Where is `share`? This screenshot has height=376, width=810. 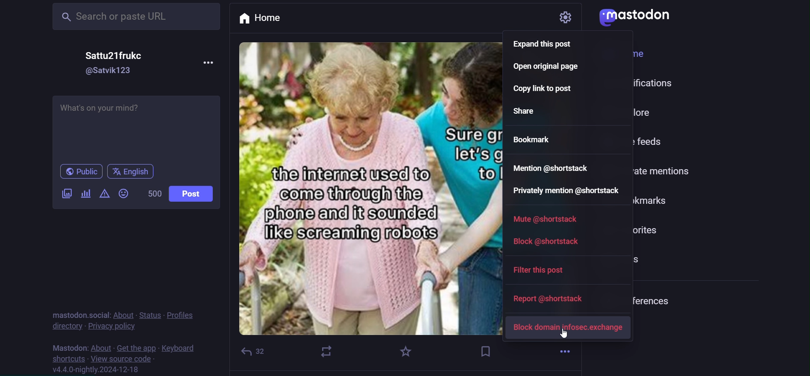 share is located at coordinates (525, 112).